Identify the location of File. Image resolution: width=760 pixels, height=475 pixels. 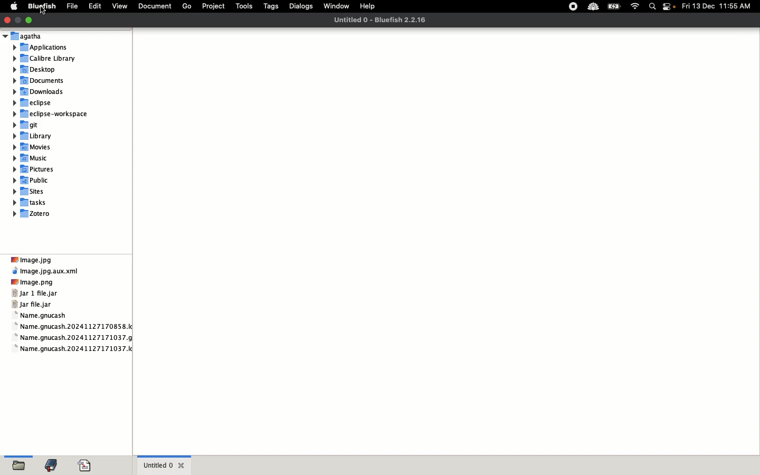
(71, 6).